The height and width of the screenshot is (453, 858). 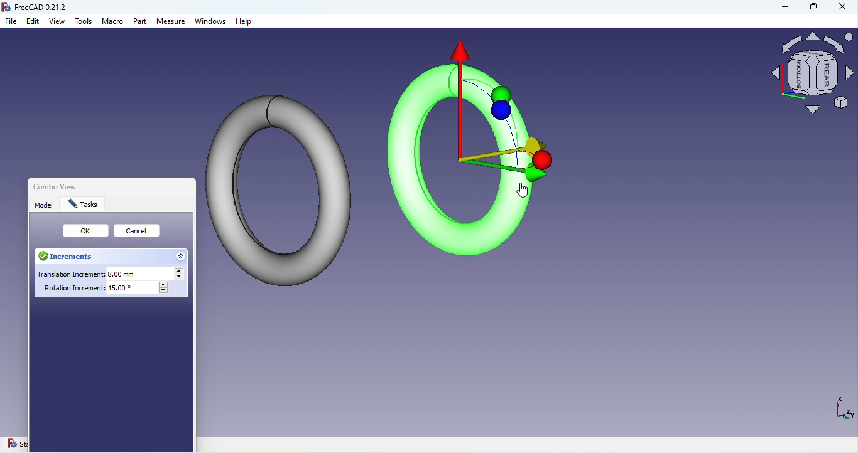 What do you see at coordinates (812, 9) in the screenshot?
I see `Maximize` at bounding box center [812, 9].